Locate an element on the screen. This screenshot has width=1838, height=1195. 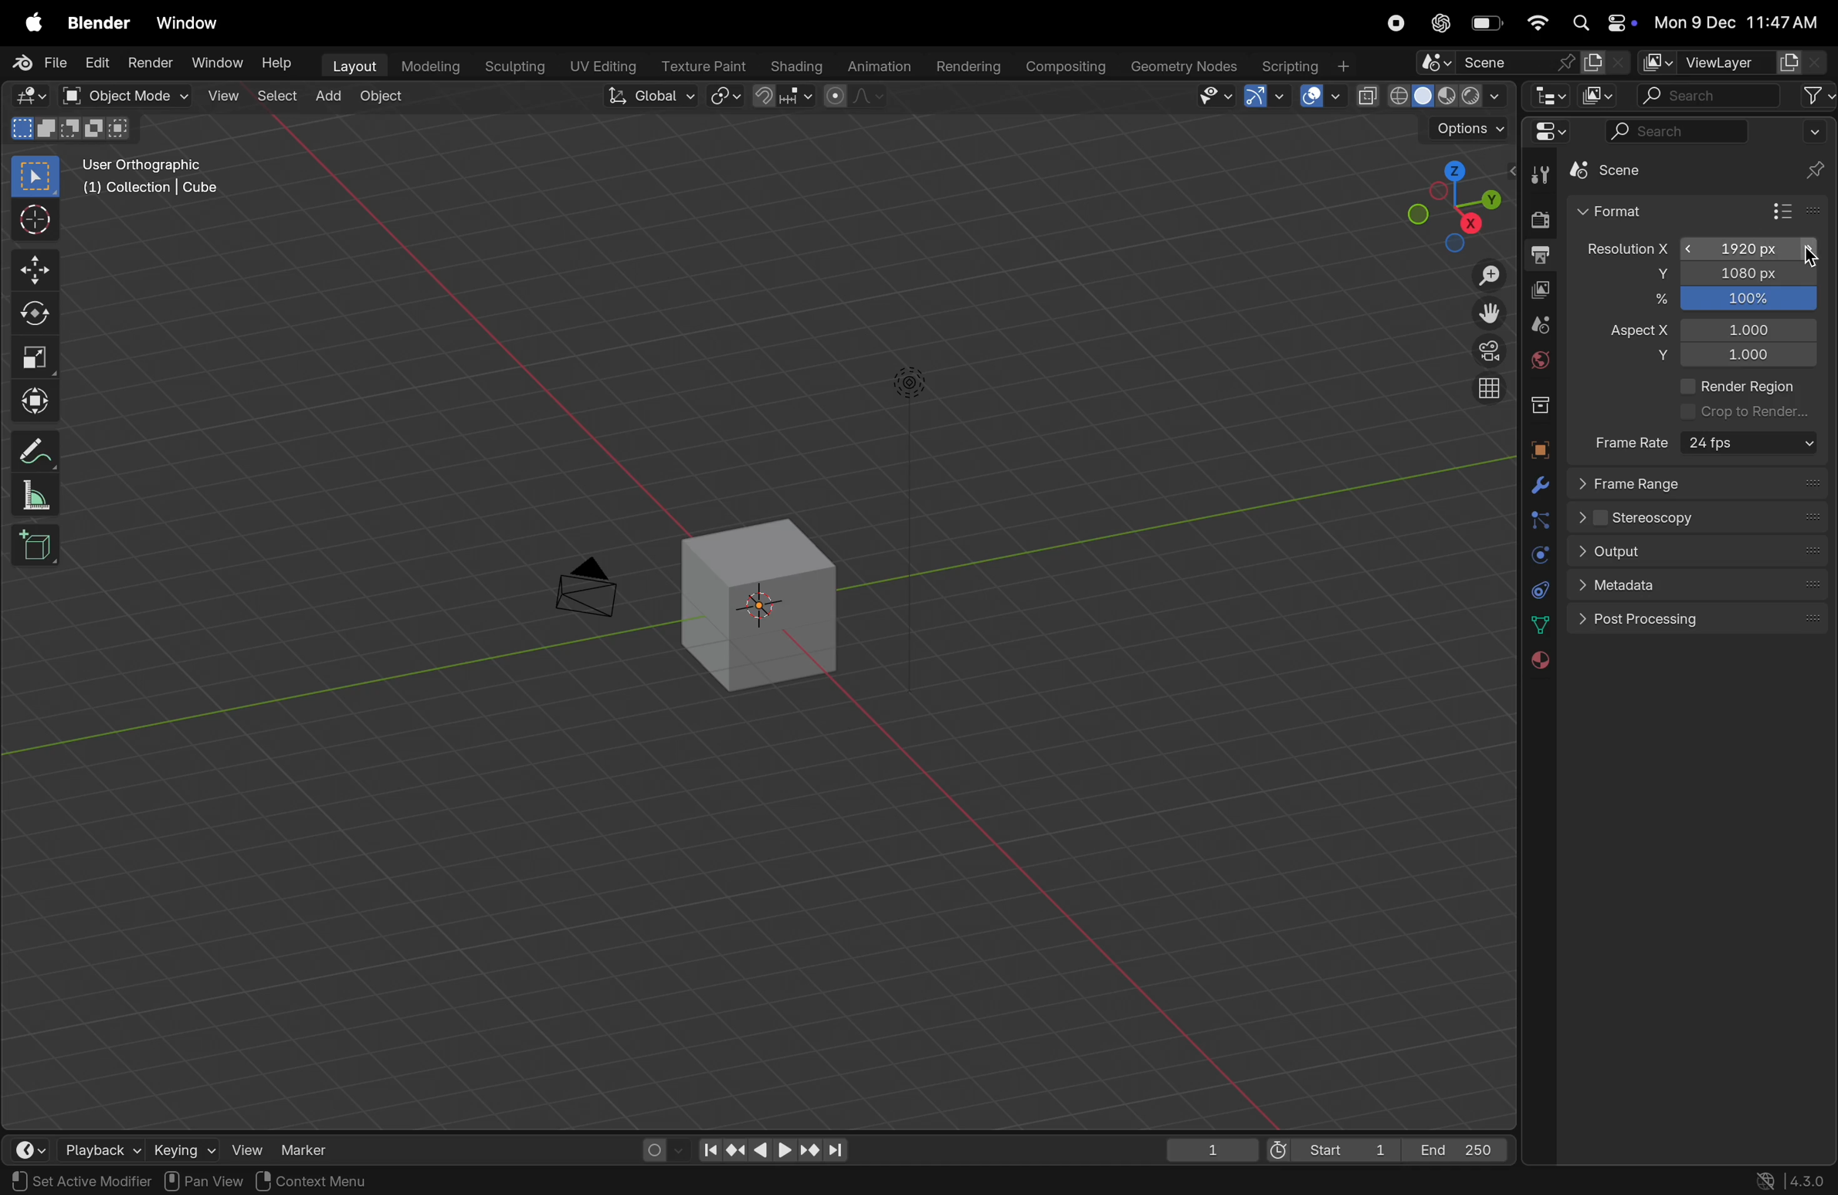
scale is located at coordinates (32, 357).